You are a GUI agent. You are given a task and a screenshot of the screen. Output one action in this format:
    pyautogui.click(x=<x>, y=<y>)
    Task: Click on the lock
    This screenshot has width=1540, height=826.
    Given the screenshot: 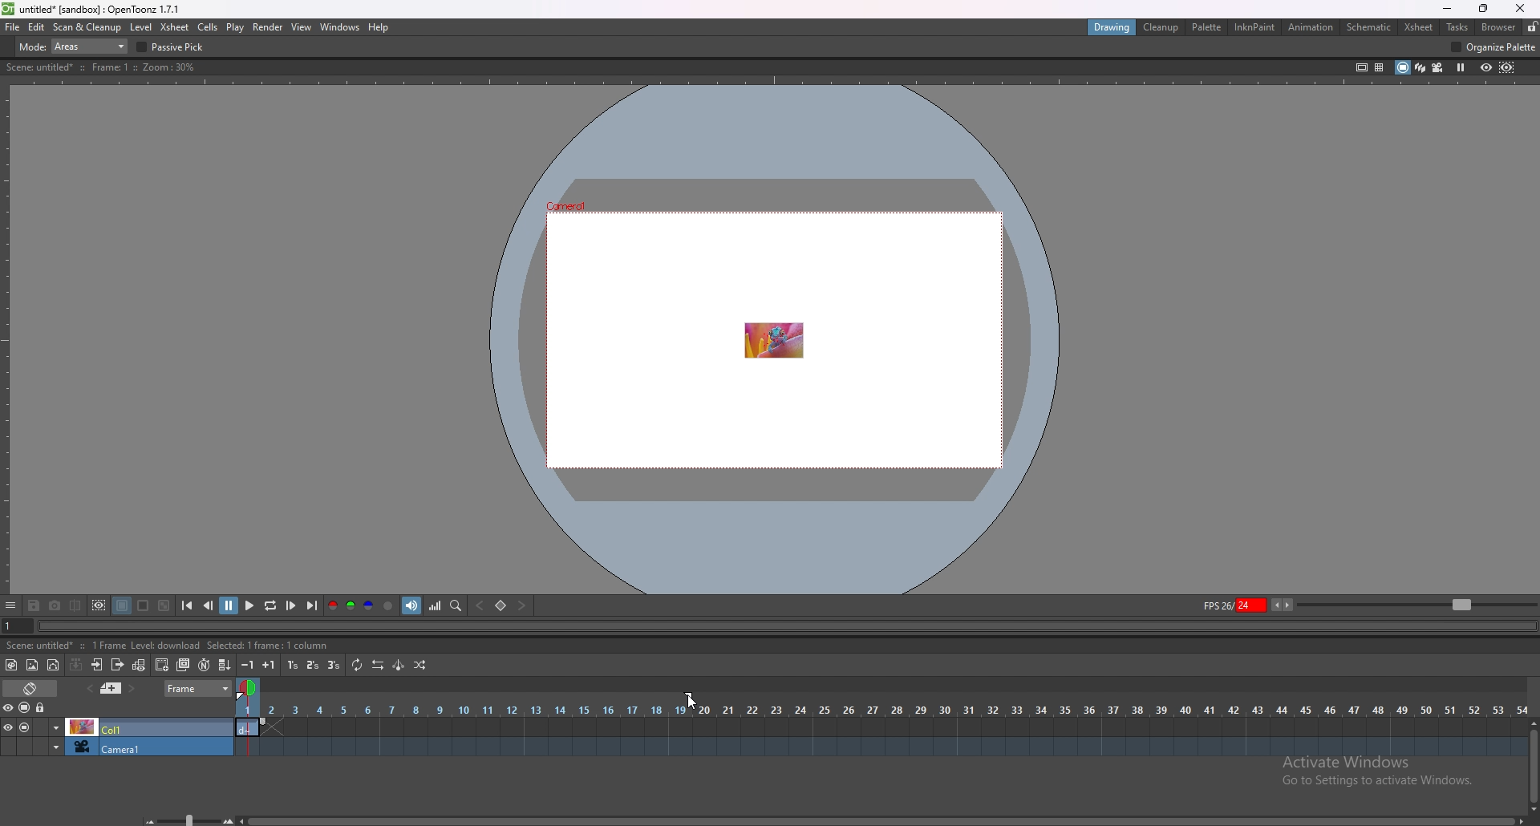 What is the action you would take?
    pyautogui.click(x=1532, y=26)
    